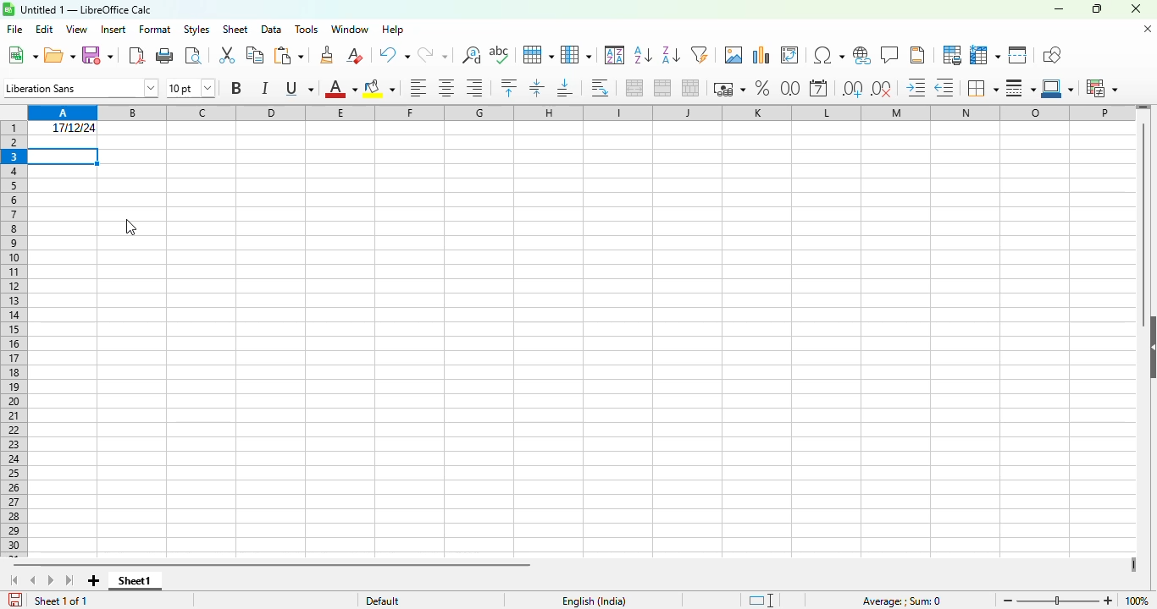  What do you see at coordinates (94, 581) in the screenshot?
I see `add new page` at bounding box center [94, 581].